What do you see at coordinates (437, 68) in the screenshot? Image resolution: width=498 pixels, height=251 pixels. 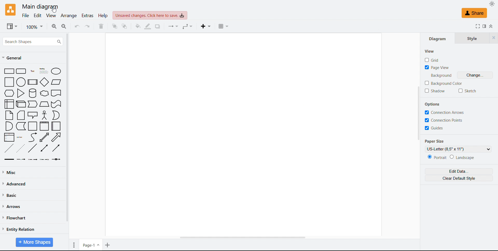 I see `Page view ` at bounding box center [437, 68].